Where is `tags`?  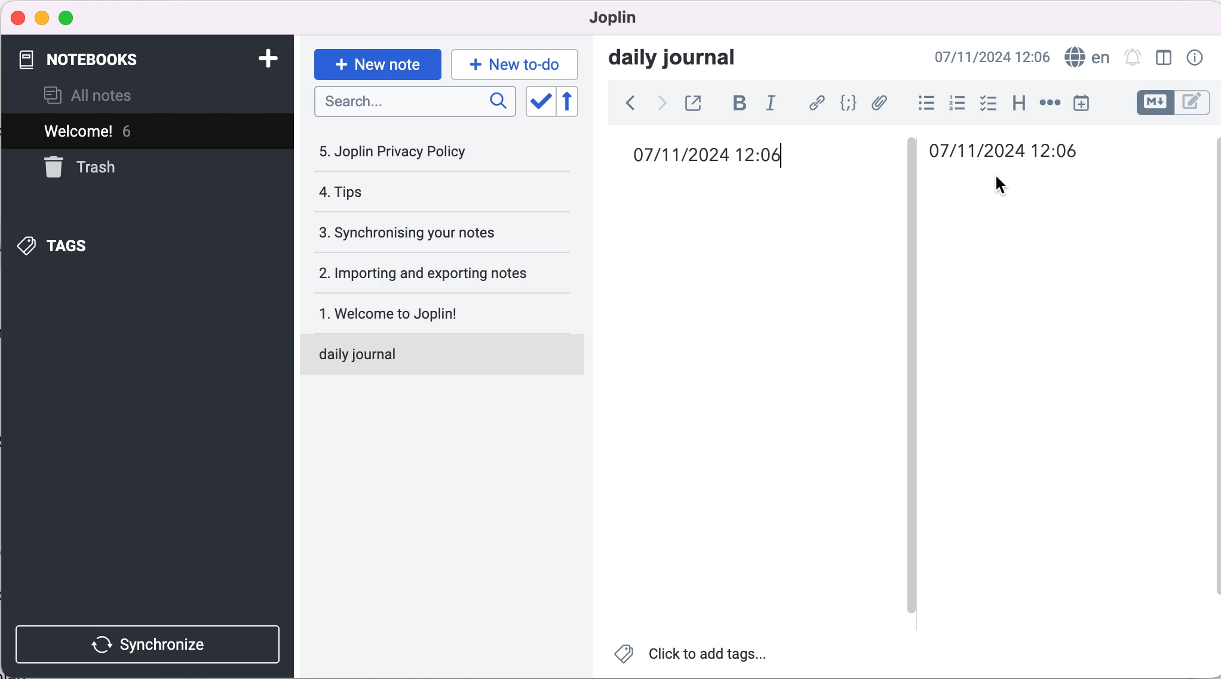
tags is located at coordinates (76, 242).